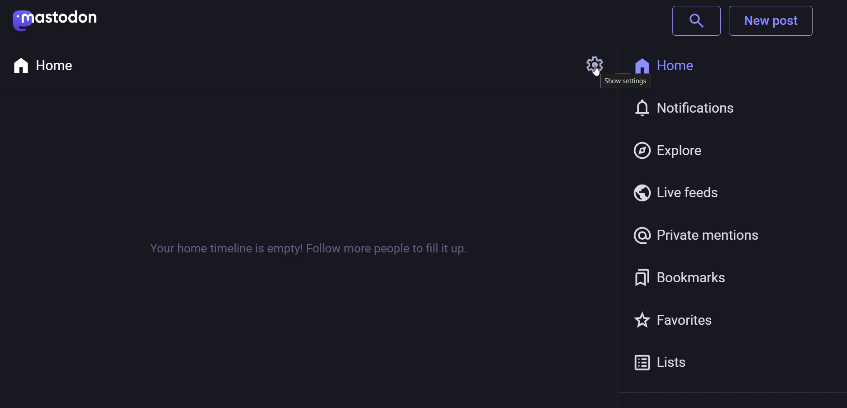 Image resolution: width=847 pixels, height=408 pixels. I want to click on Settings, so click(592, 58).